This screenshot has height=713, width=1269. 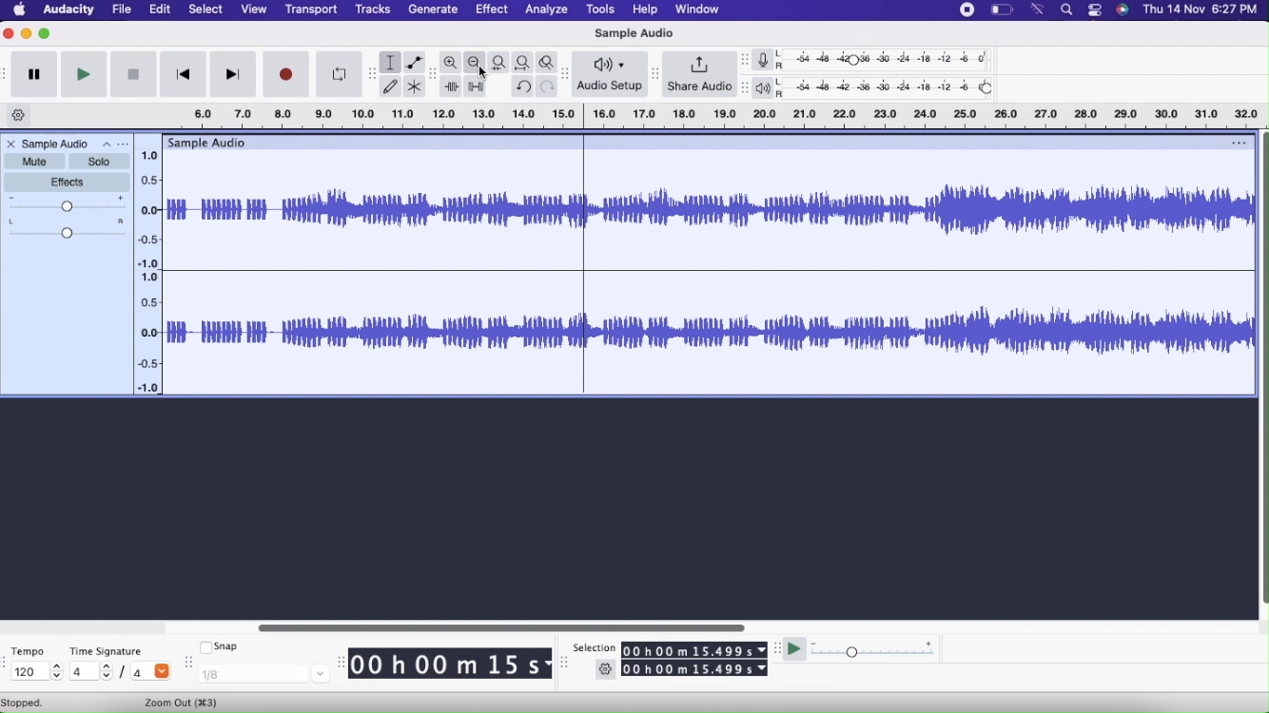 I want to click on Minimize, so click(x=27, y=33).